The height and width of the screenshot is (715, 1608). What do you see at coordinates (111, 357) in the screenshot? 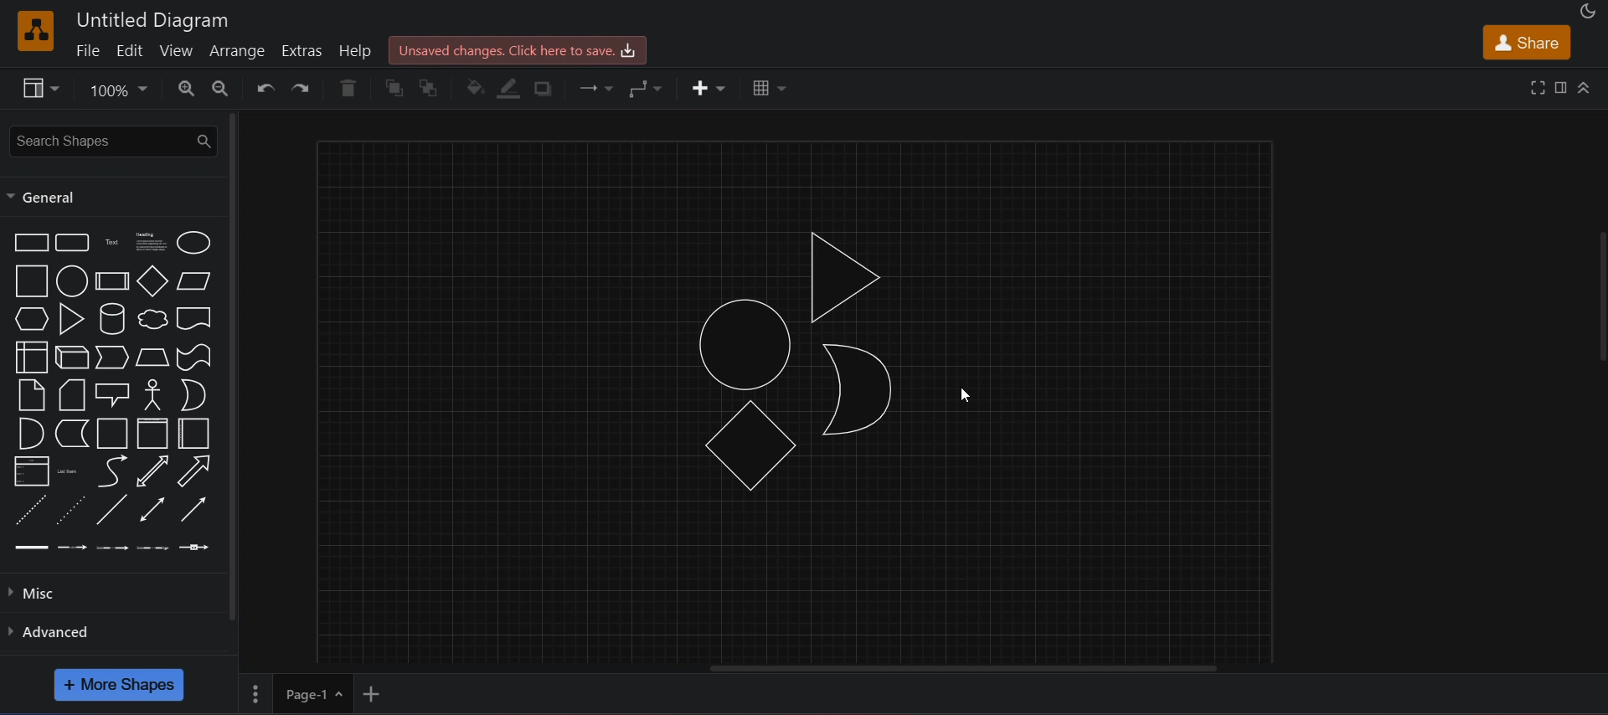
I see `step` at bounding box center [111, 357].